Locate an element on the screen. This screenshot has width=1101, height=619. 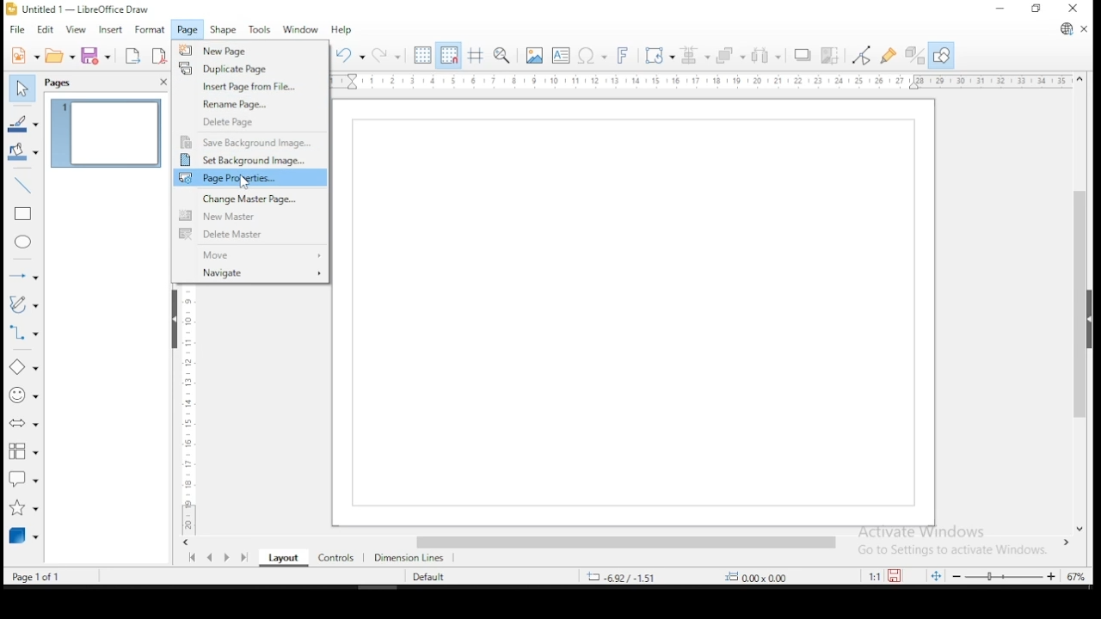
close pane is located at coordinates (160, 83).